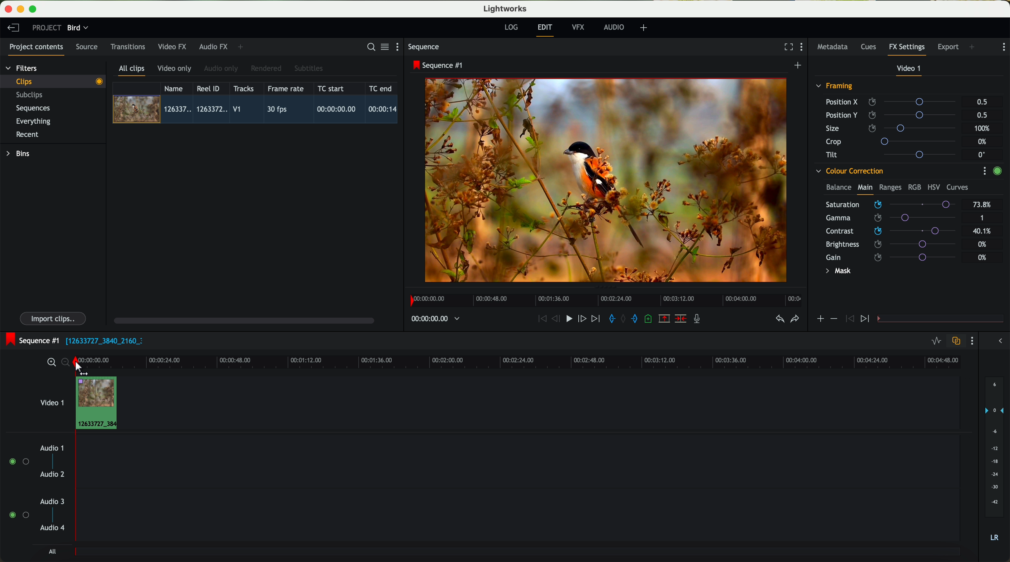 The height and width of the screenshot is (562, 1010). I want to click on video 1, so click(910, 70).